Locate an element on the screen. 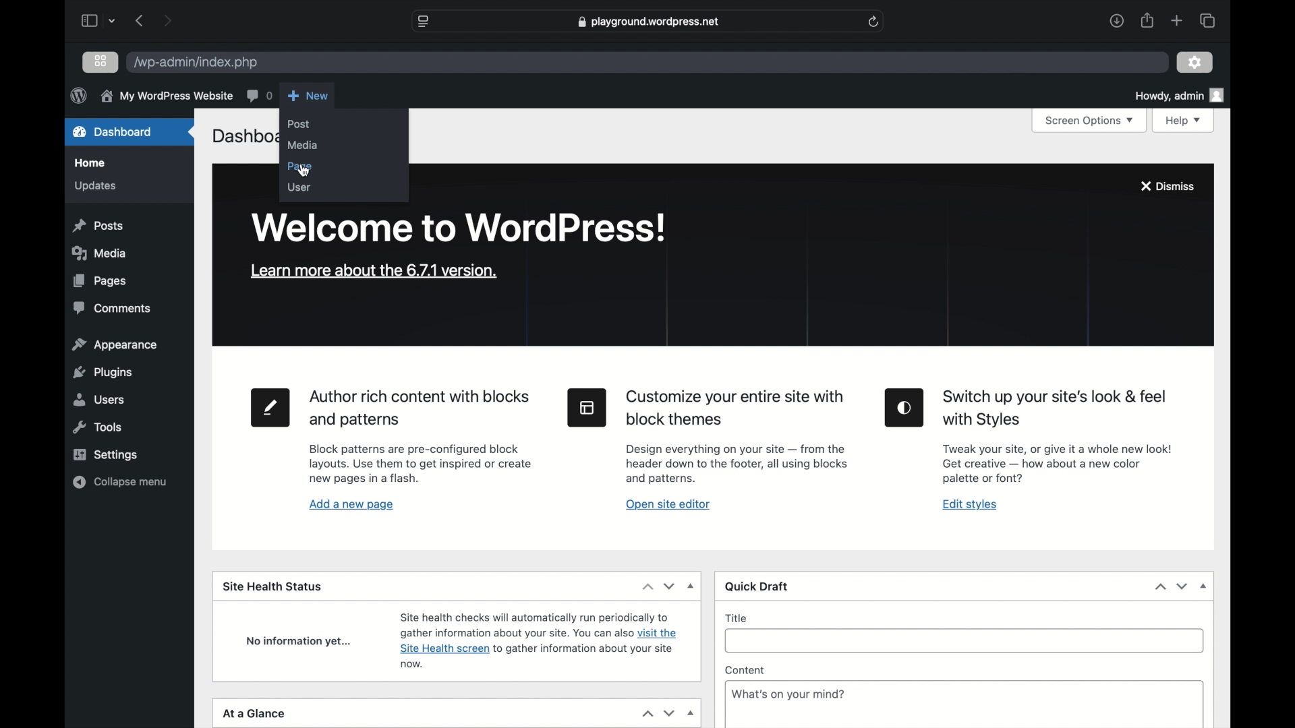  next page is located at coordinates (167, 20).